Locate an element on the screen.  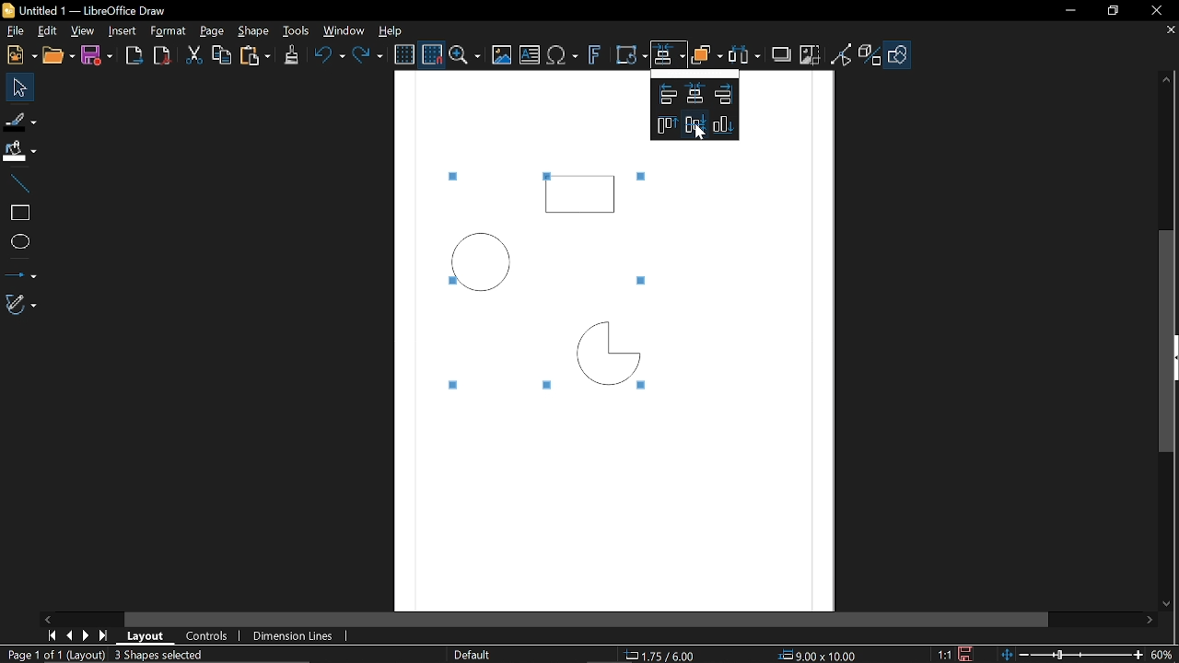
Crop is located at coordinates (809, 55).